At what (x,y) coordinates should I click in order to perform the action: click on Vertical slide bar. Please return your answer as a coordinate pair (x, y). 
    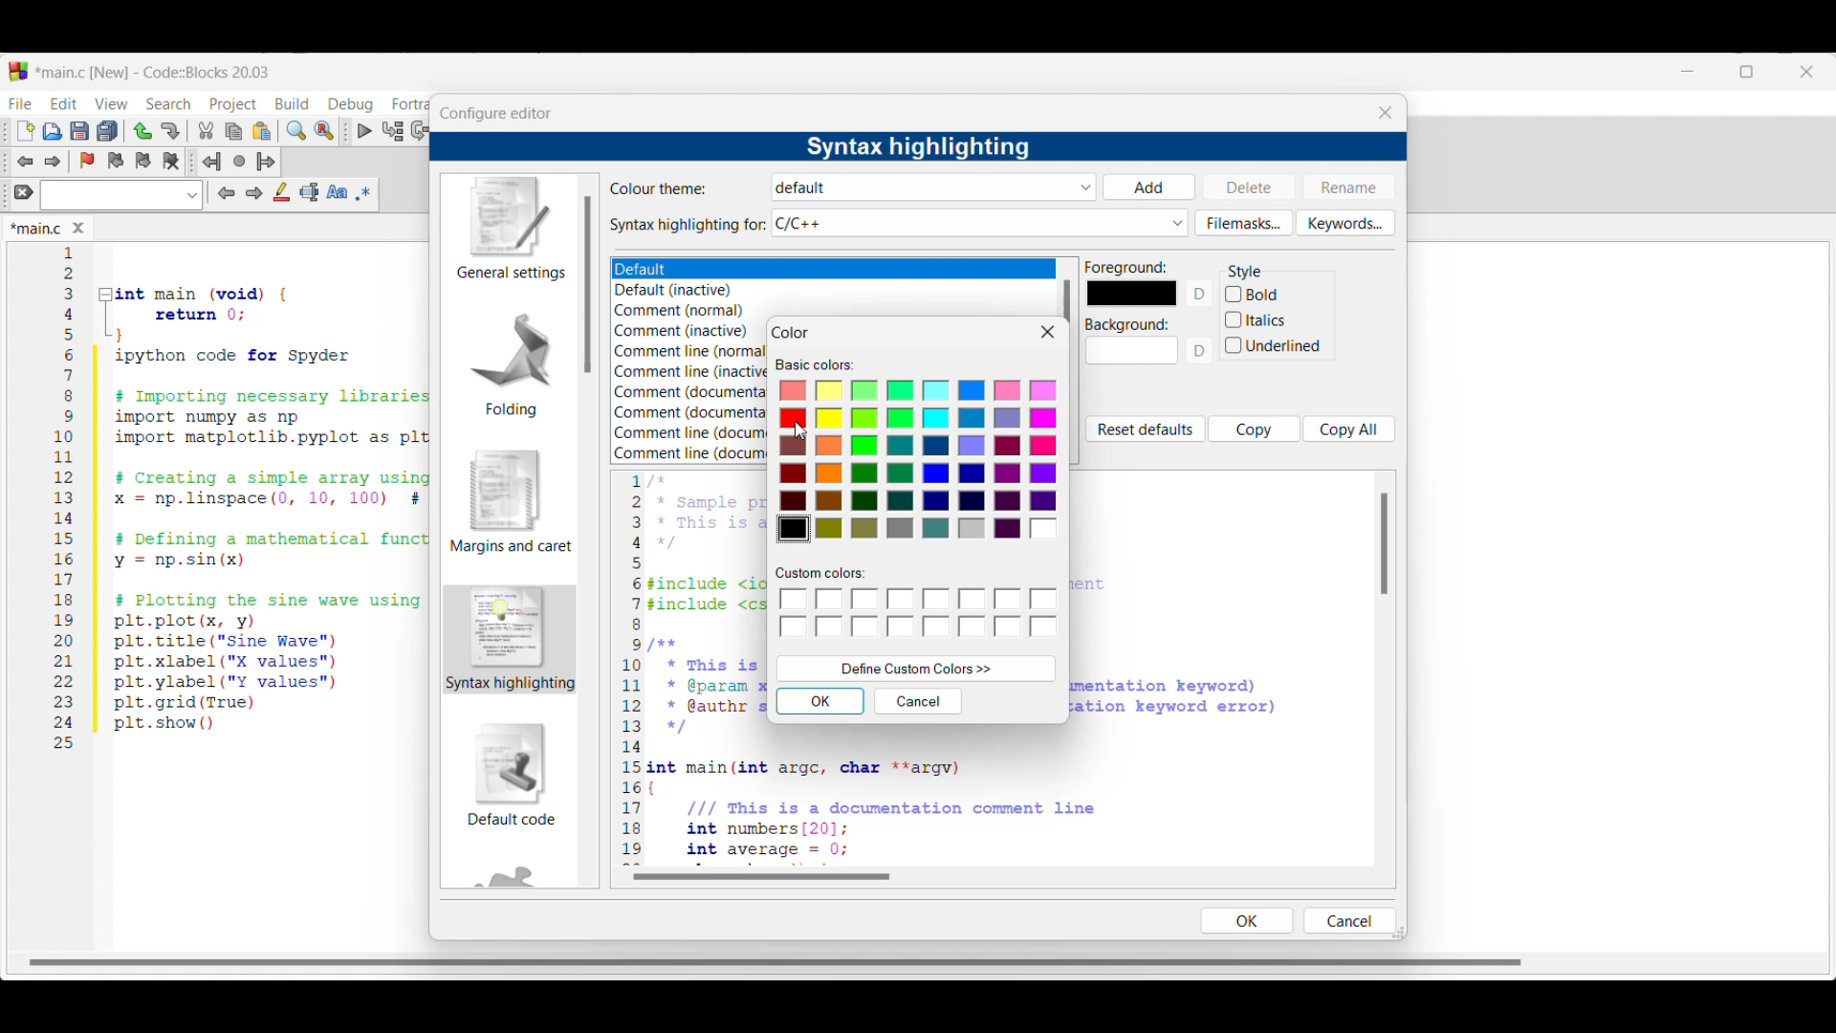
    Looking at the image, I should click on (1067, 301).